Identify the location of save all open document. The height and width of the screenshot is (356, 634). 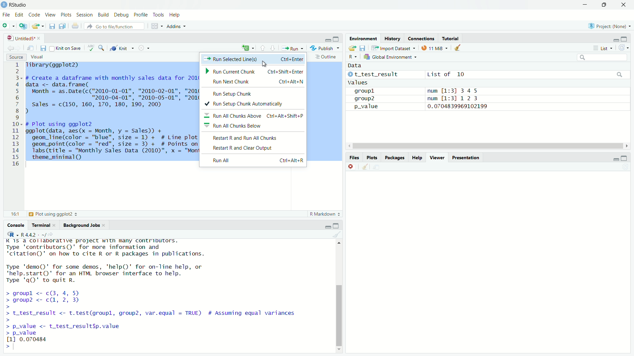
(62, 26).